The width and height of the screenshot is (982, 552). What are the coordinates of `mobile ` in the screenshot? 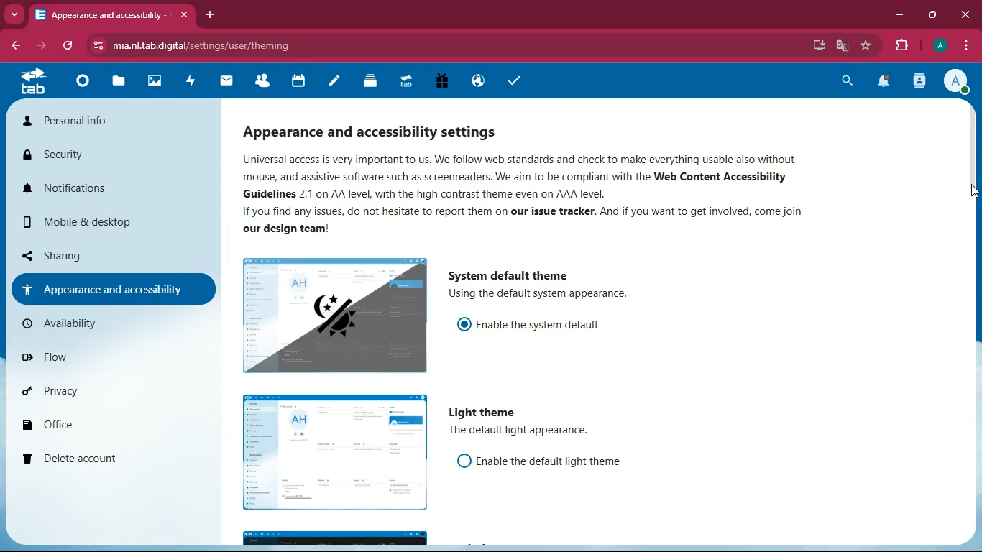 It's located at (111, 224).